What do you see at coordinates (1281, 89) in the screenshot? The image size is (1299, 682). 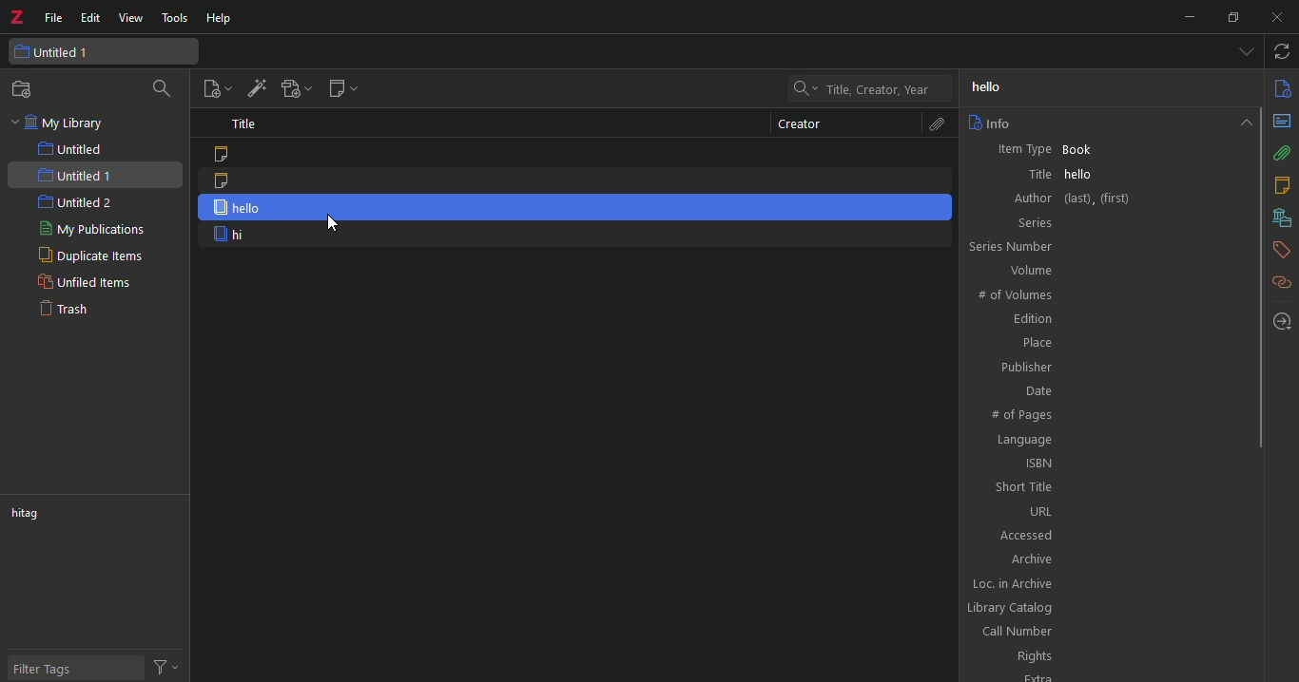 I see `info` at bounding box center [1281, 89].